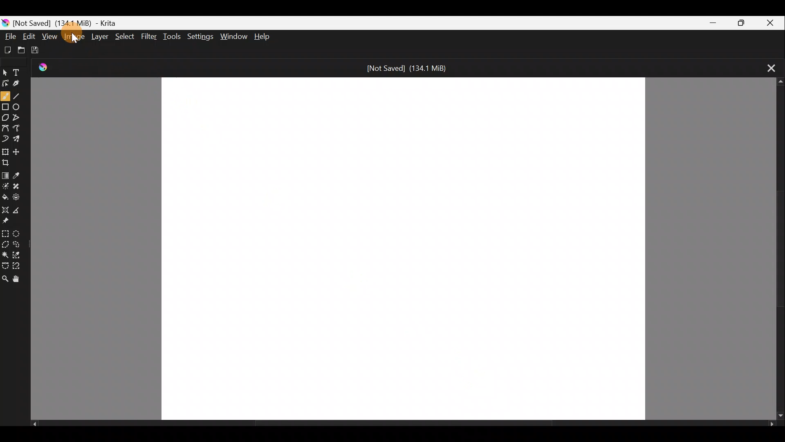 This screenshot has height=442, width=785. What do you see at coordinates (20, 115) in the screenshot?
I see `Polyline tool` at bounding box center [20, 115].